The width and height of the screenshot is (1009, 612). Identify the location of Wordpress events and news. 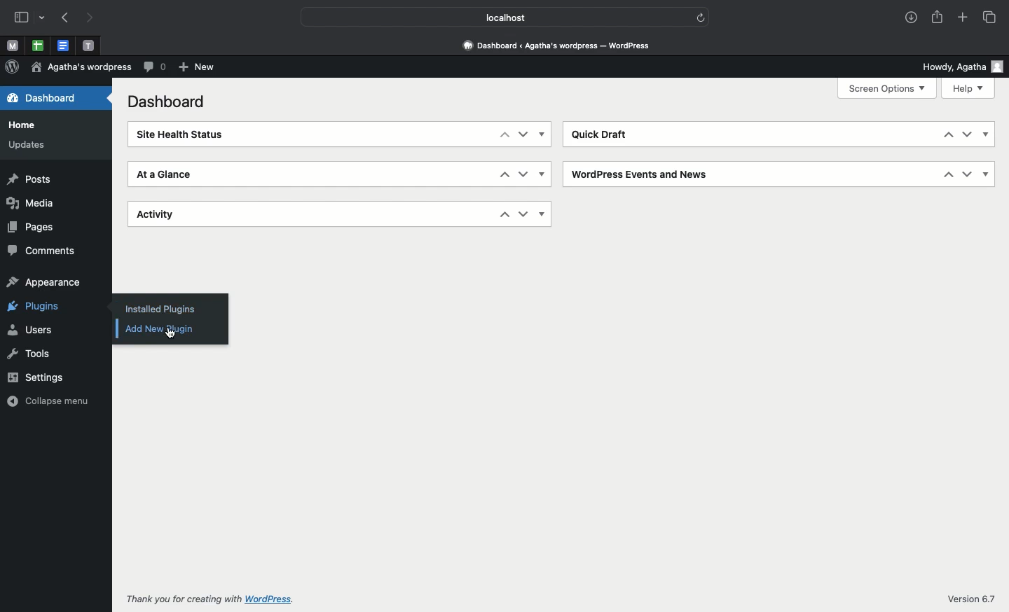
(644, 177).